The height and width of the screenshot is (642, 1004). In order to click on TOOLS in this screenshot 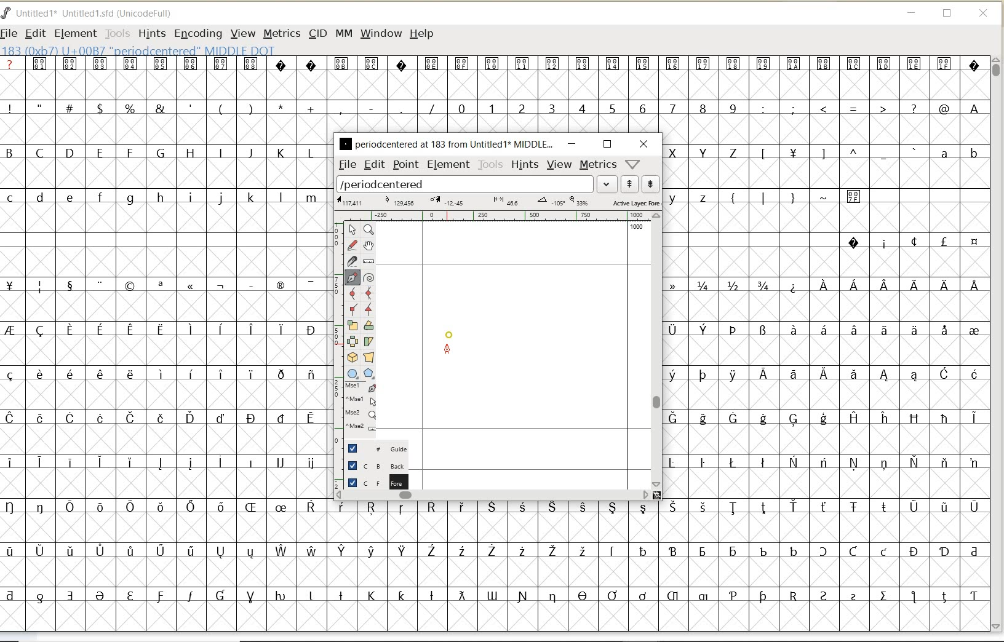, I will do `click(118, 33)`.